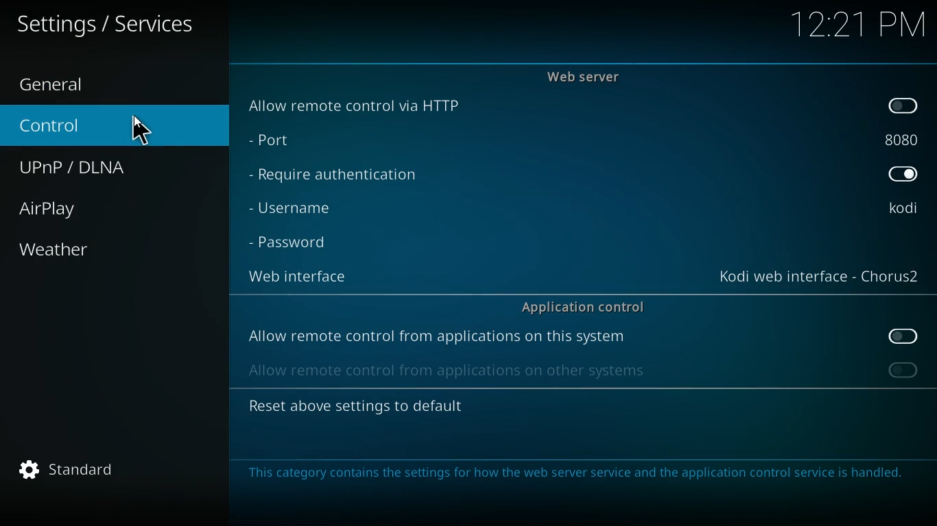 The width and height of the screenshot is (937, 526). Describe the element at coordinates (357, 105) in the screenshot. I see `allow remote control via http` at that location.